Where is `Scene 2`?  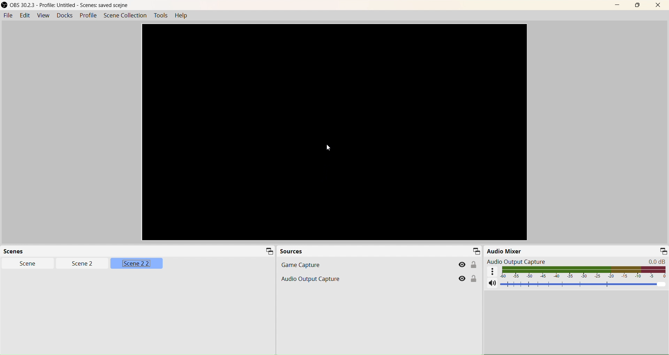 Scene 2 is located at coordinates (83, 263).